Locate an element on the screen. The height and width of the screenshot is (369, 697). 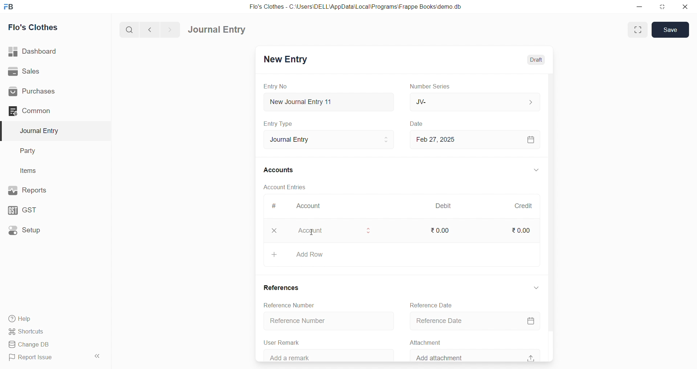
₹0.00 is located at coordinates (522, 230).